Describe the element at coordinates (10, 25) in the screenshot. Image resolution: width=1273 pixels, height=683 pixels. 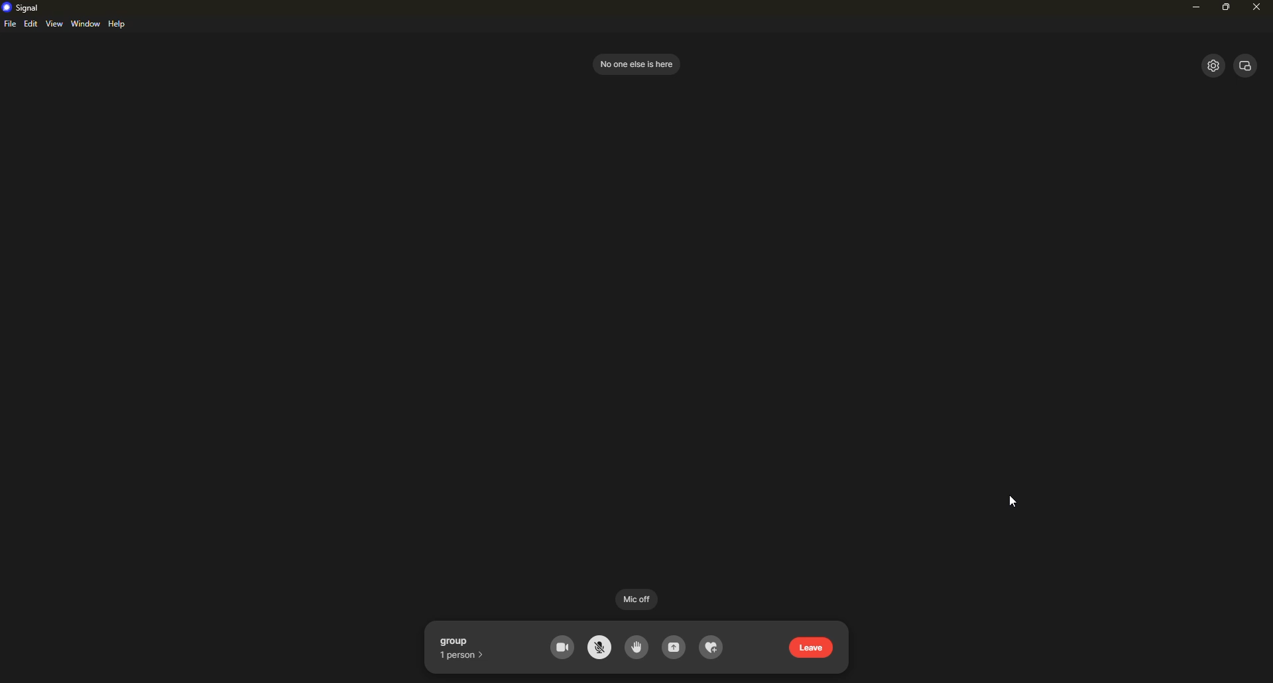
I see `file` at that location.